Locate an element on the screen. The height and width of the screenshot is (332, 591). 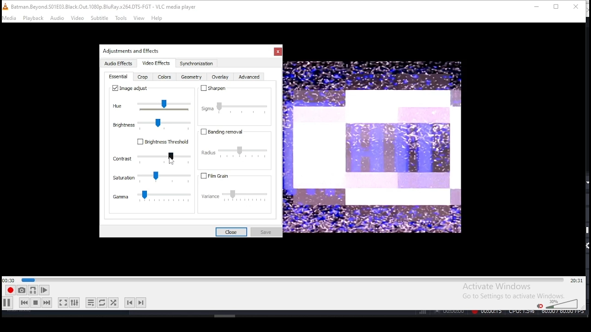
synchronization is located at coordinates (196, 64).